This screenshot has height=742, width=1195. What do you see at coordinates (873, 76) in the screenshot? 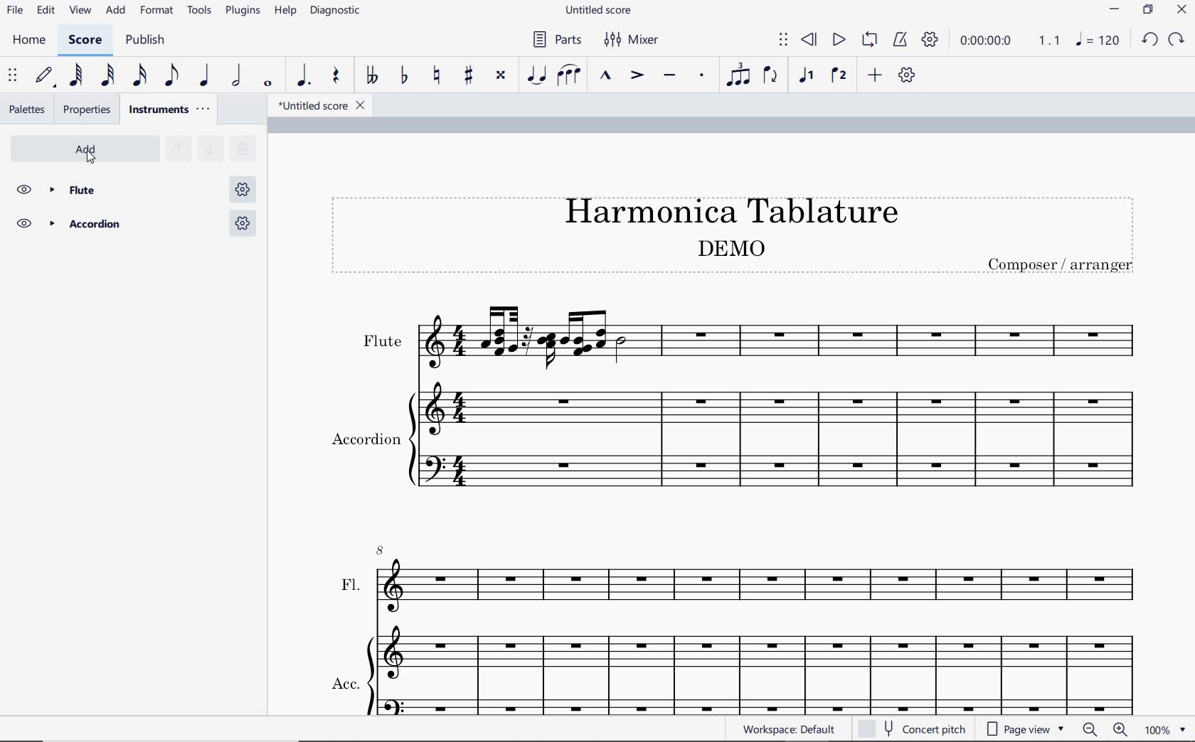
I see `add` at bounding box center [873, 76].